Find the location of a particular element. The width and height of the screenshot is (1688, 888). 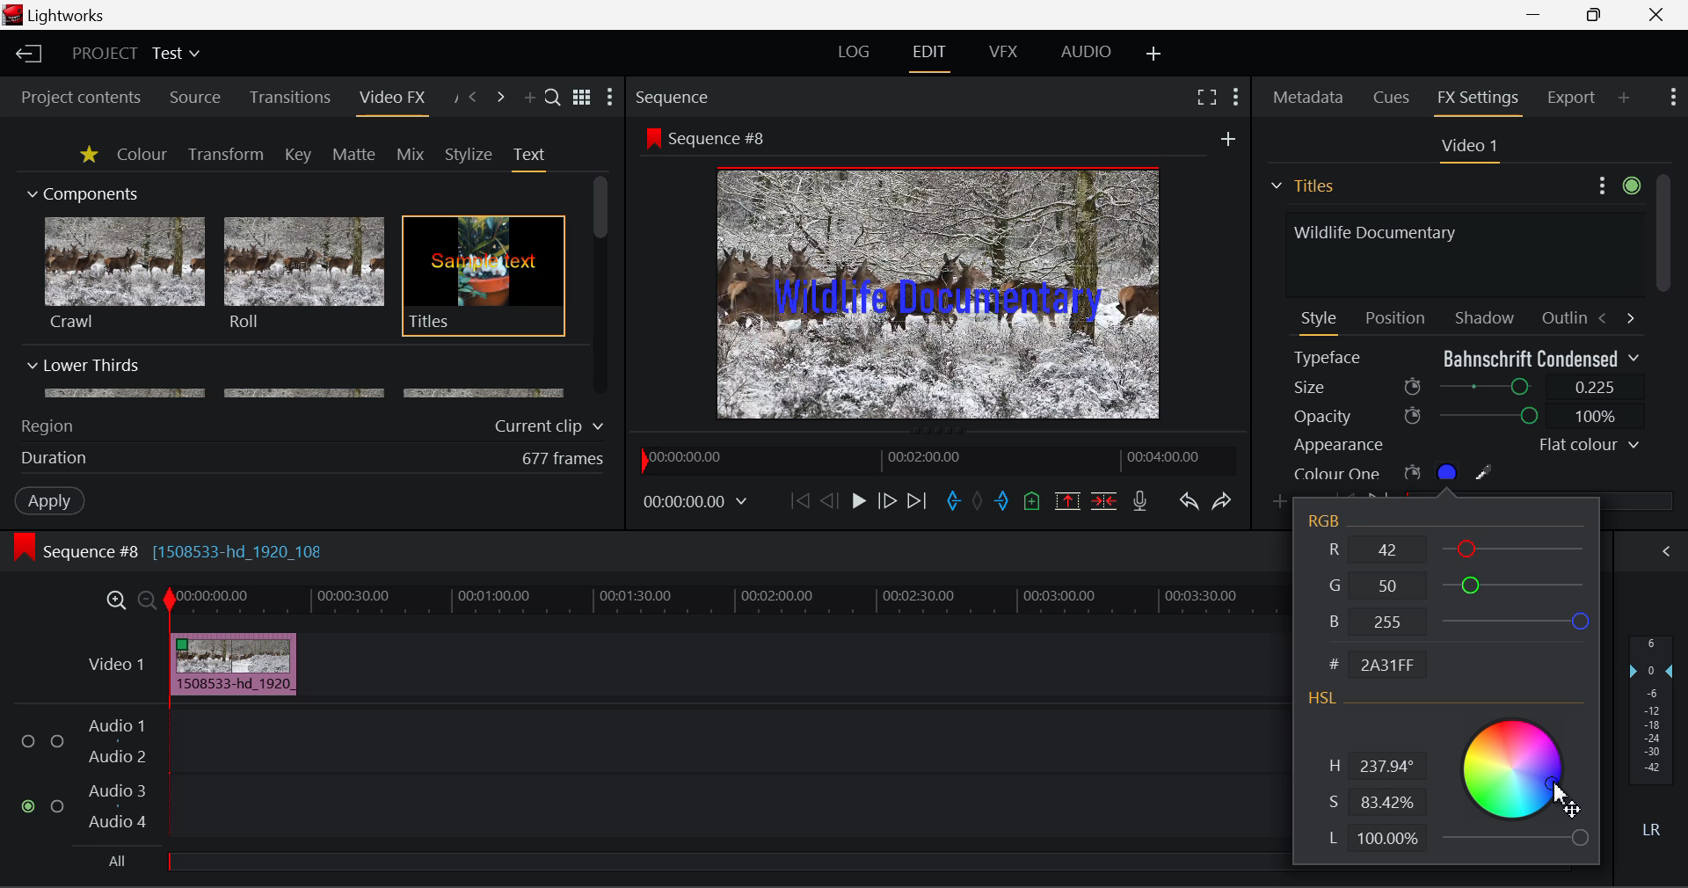

L is located at coordinates (1373, 841).